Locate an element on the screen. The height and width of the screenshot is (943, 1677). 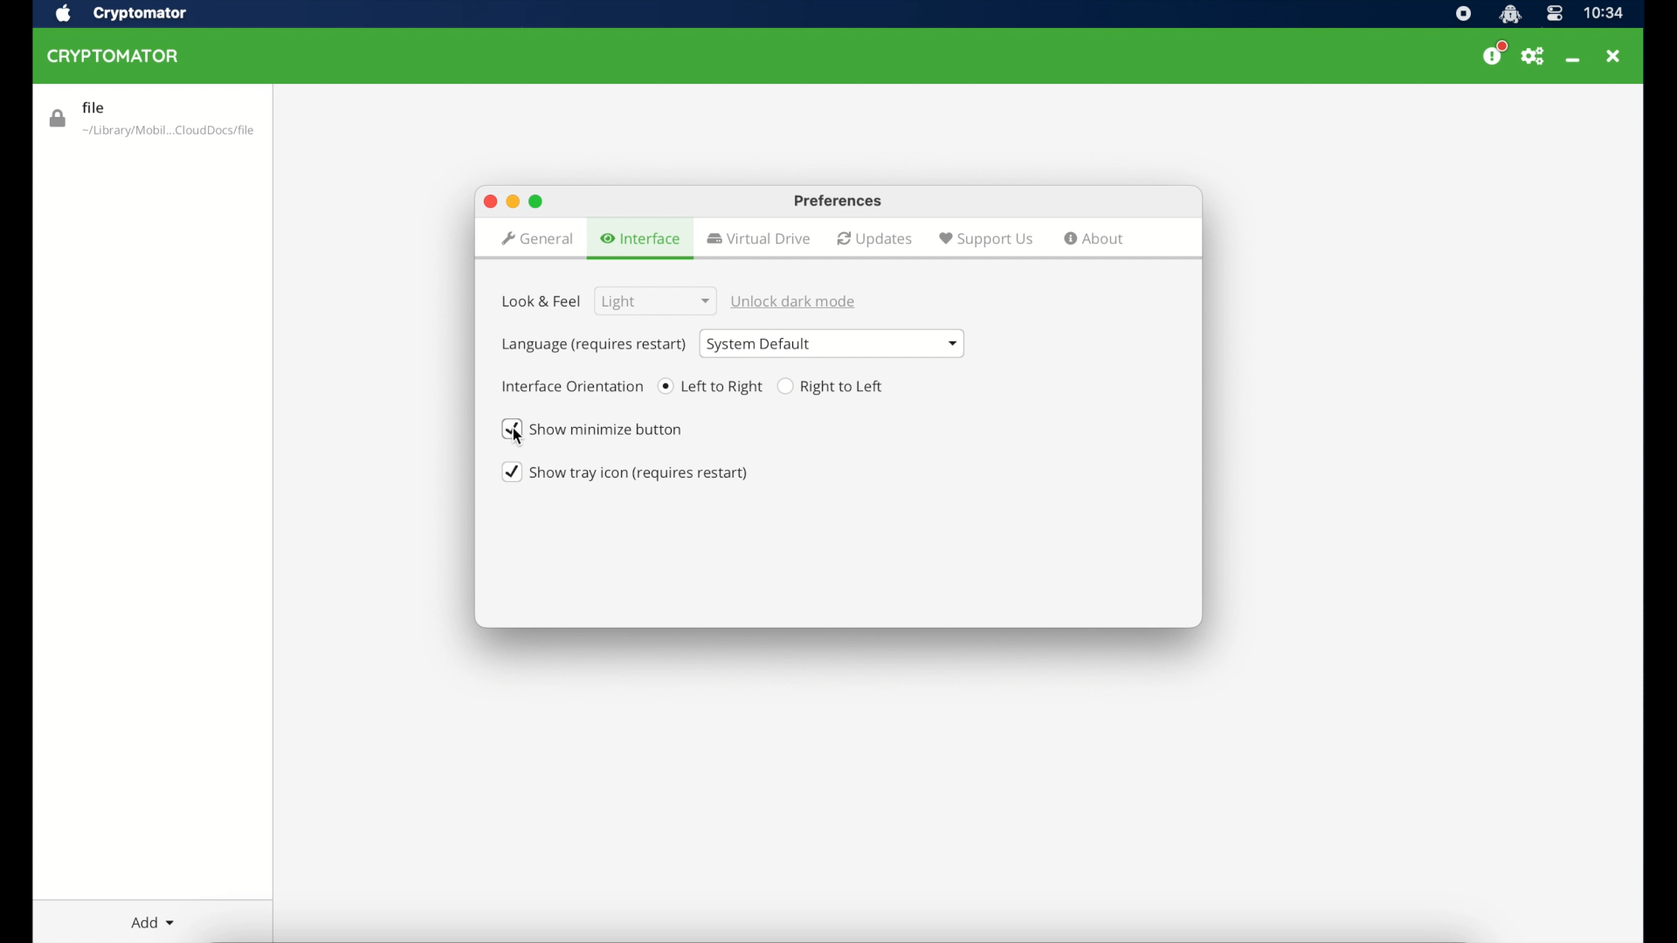
maximize is located at coordinates (489, 202).